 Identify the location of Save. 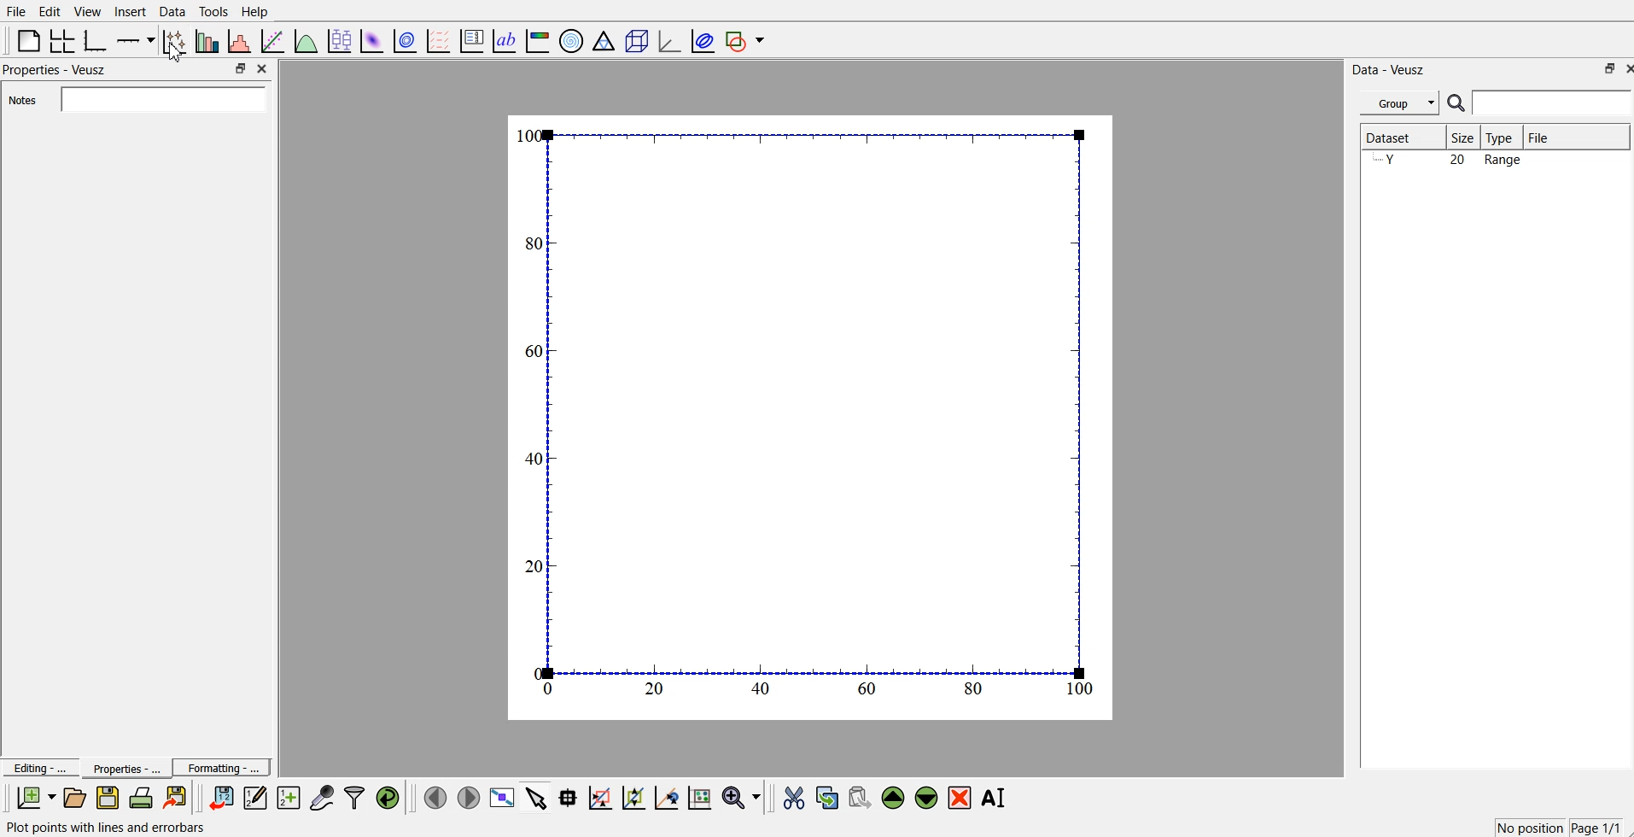
(108, 798).